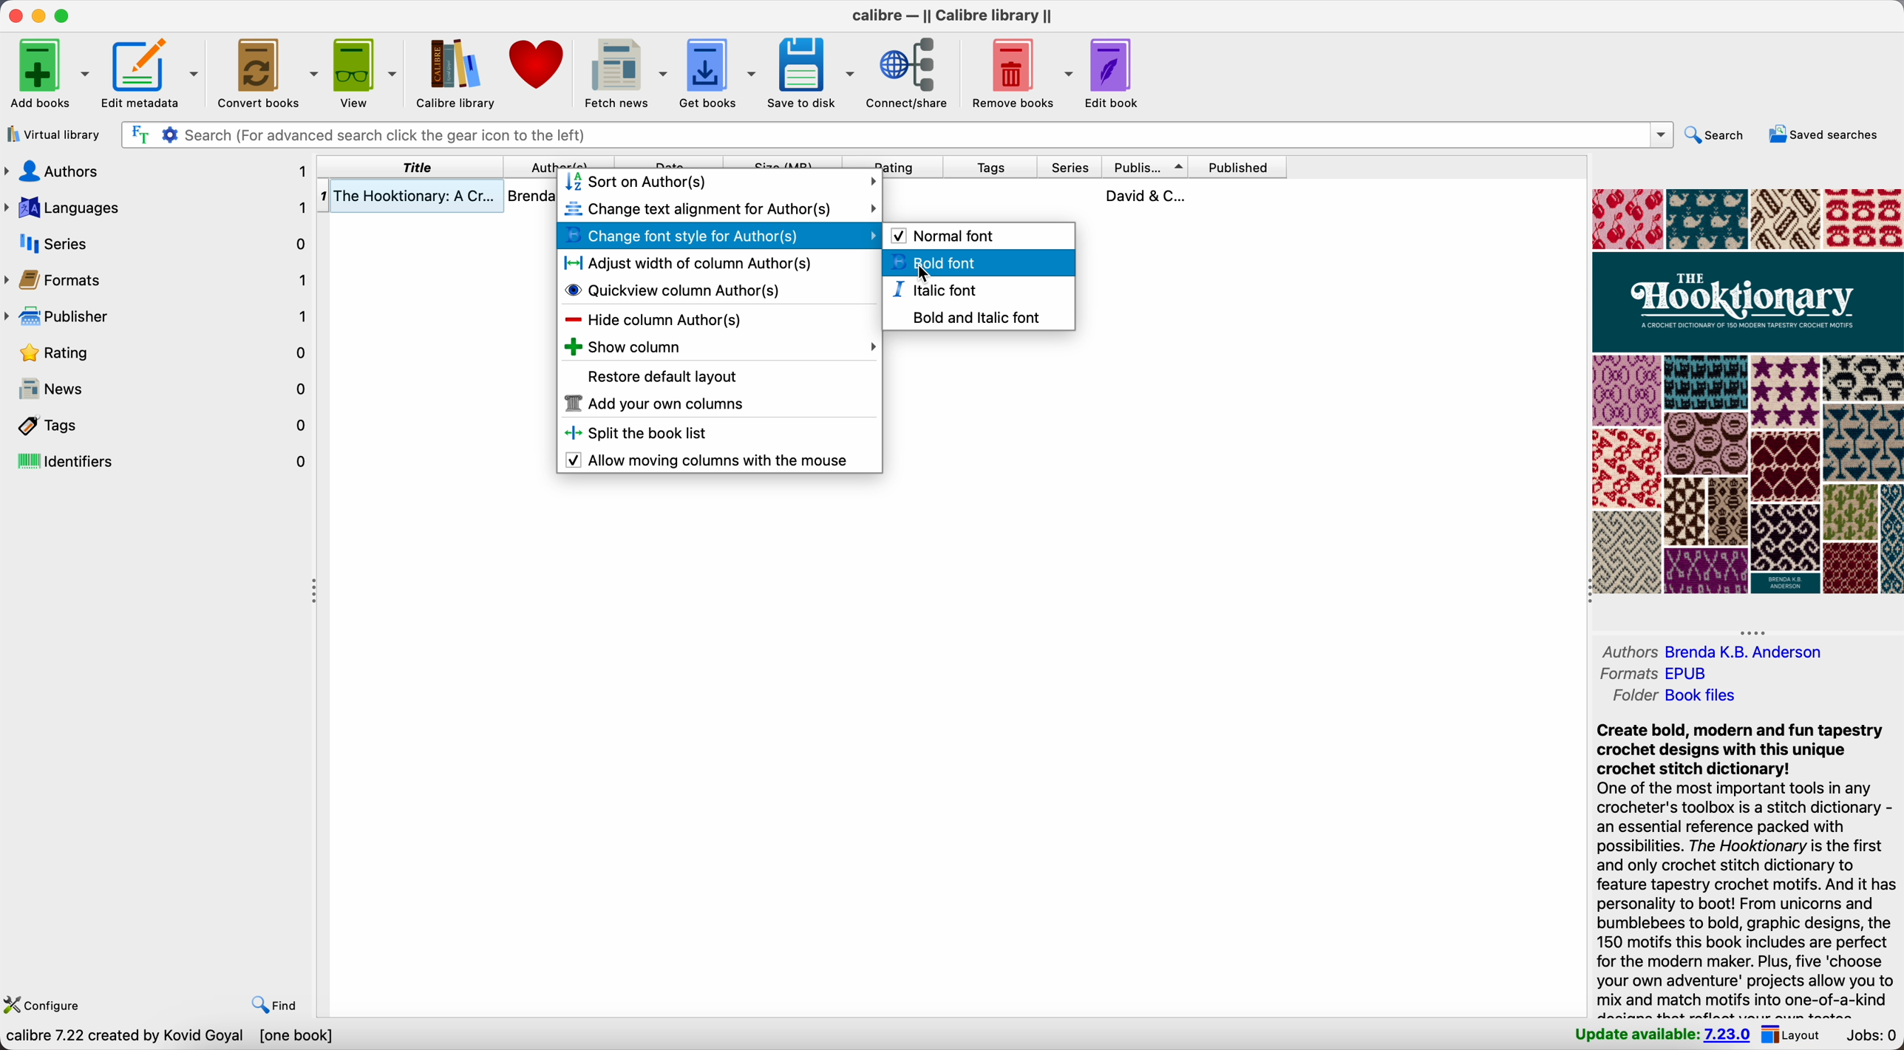  Describe the element at coordinates (894, 162) in the screenshot. I see `rating` at that location.